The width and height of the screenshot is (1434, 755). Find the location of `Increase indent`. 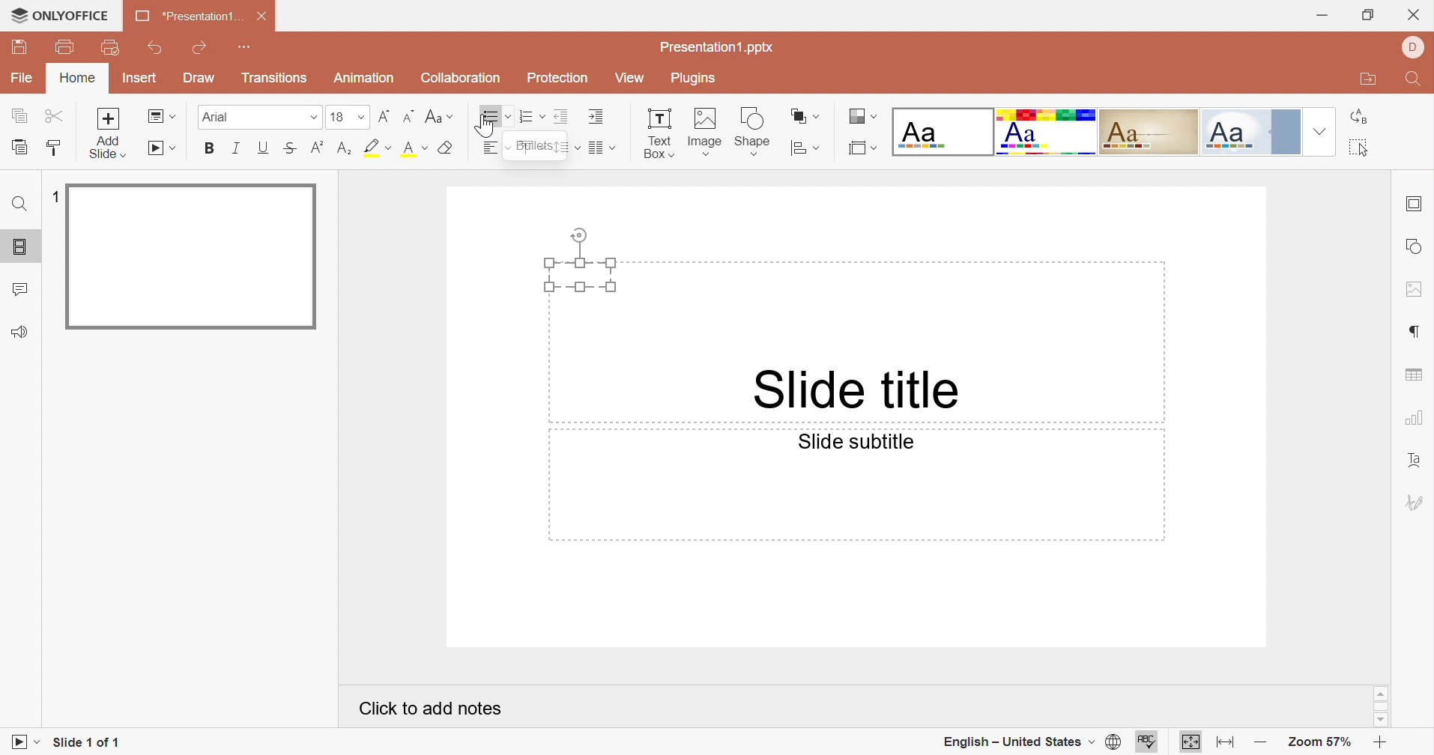

Increase indent is located at coordinates (596, 117).